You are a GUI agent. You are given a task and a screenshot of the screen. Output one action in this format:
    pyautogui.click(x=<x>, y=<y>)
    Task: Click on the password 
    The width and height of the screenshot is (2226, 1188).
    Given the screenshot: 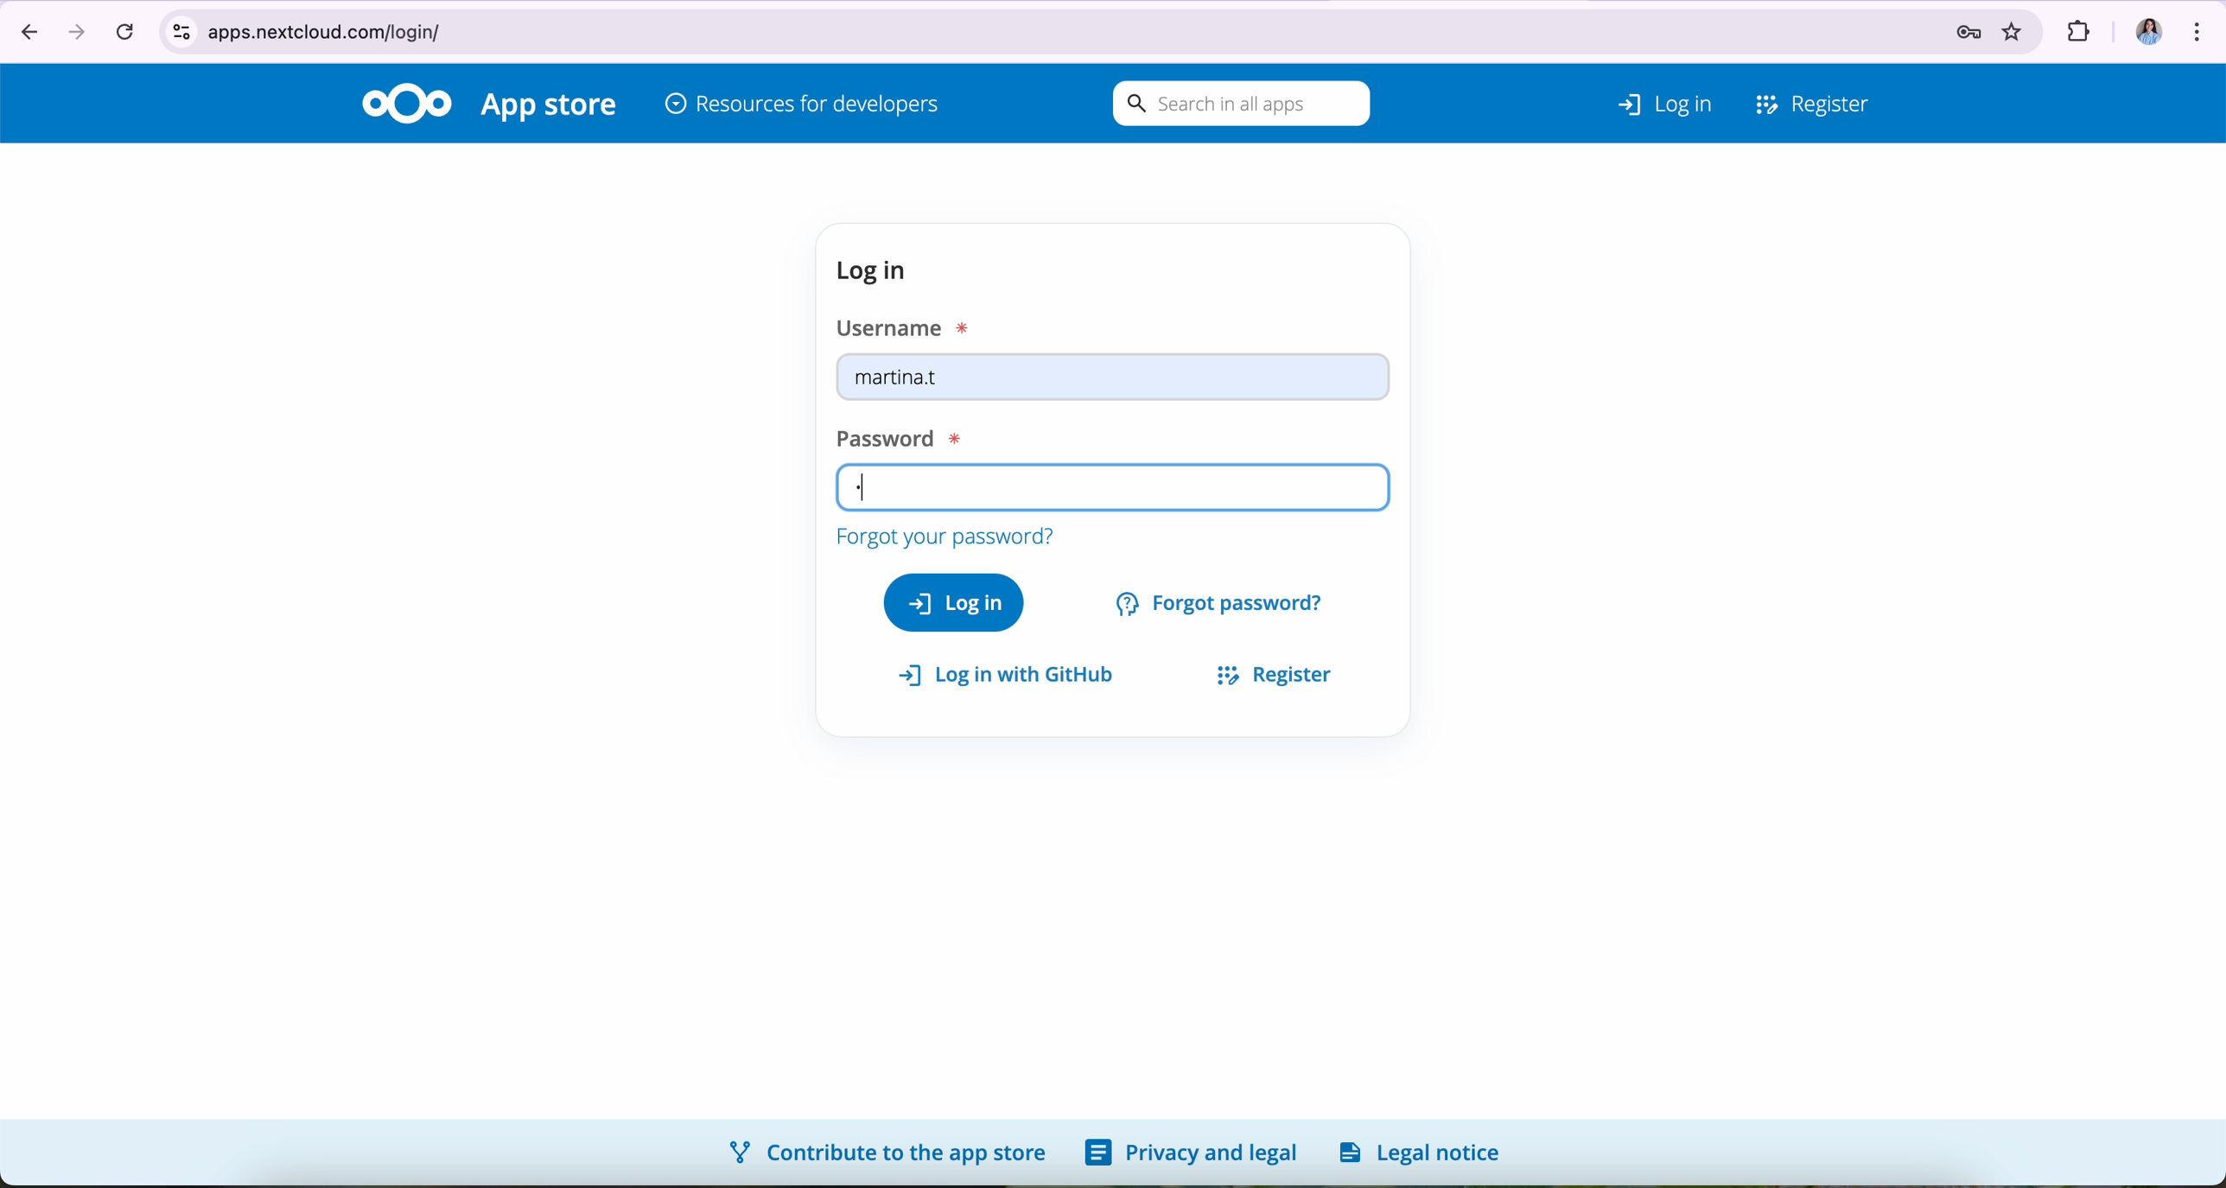 What is the action you would take?
    pyautogui.click(x=892, y=435)
    